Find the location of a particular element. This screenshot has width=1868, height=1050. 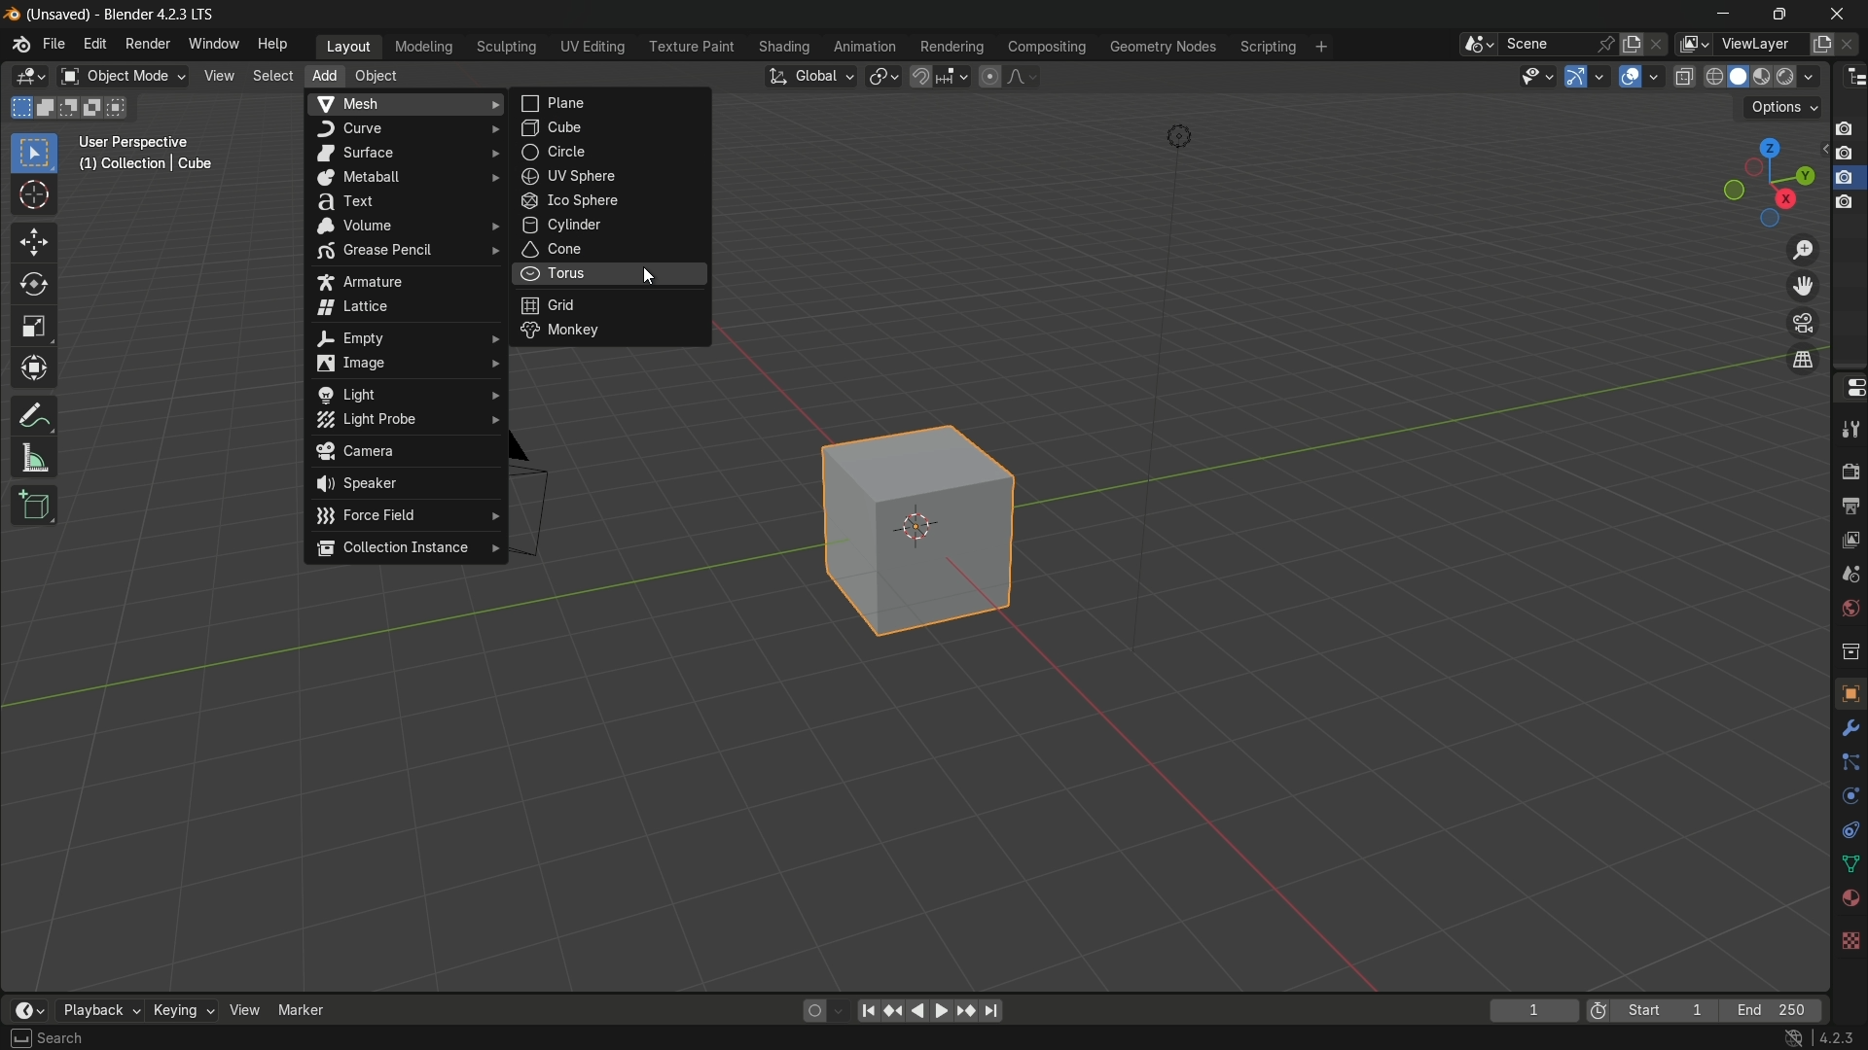

grid is located at coordinates (612, 305).